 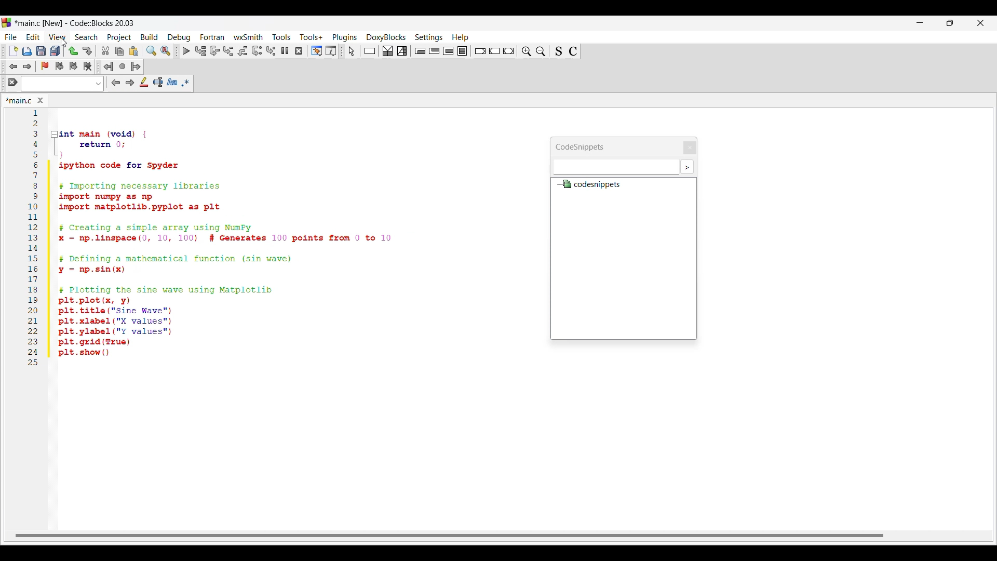 What do you see at coordinates (950, 23) in the screenshot?
I see `Show in smaller tab` at bounding box center [950, 23].